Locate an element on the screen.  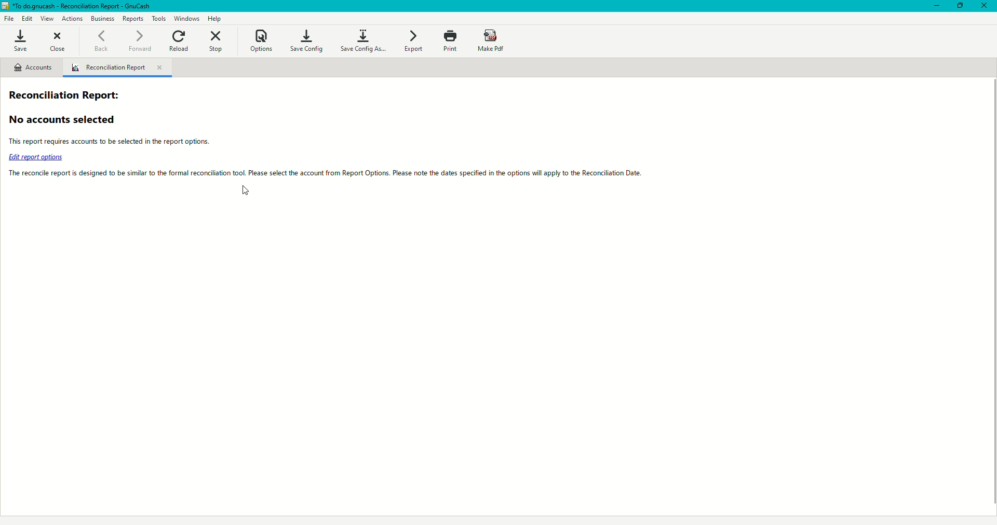
Save Config As is located at coordinates (361, 39).